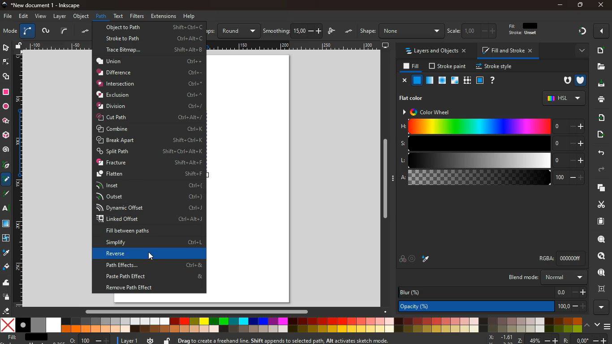 The height and width of the screenshot is (344, 612). I want to click on more, so click(580, 51).